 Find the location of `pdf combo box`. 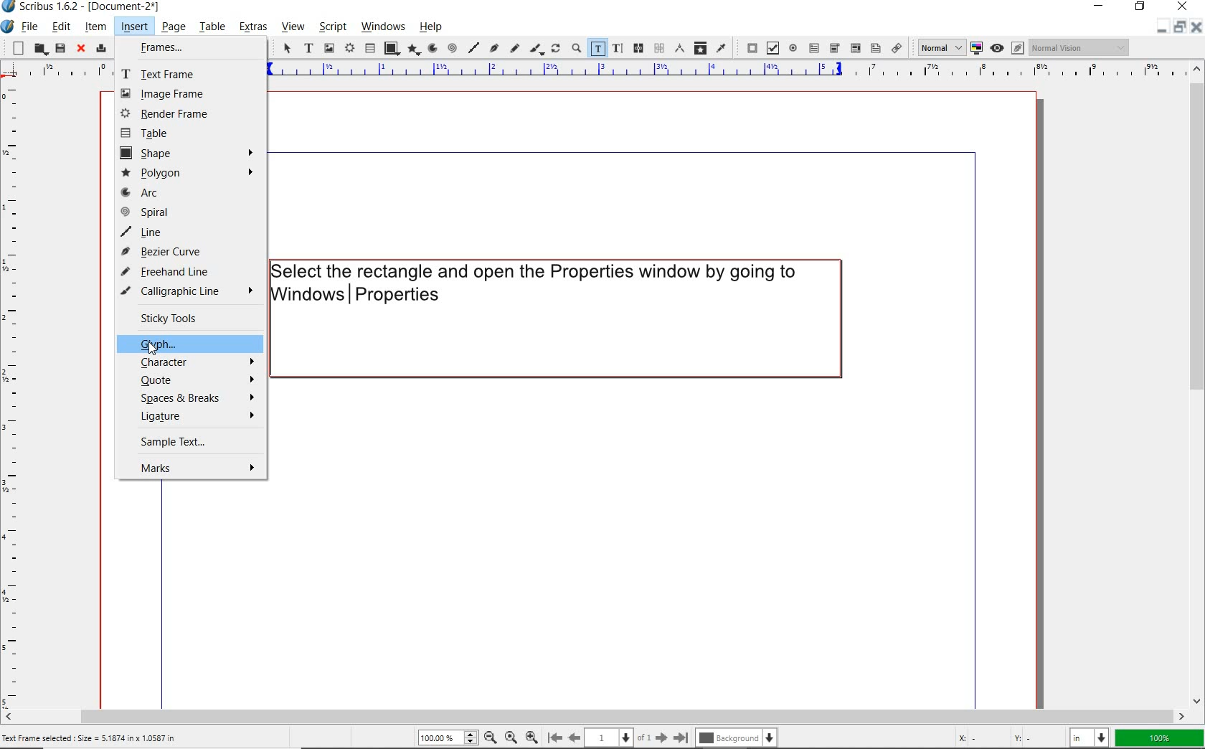

pdf combo box is located at coordinates (835, 47).